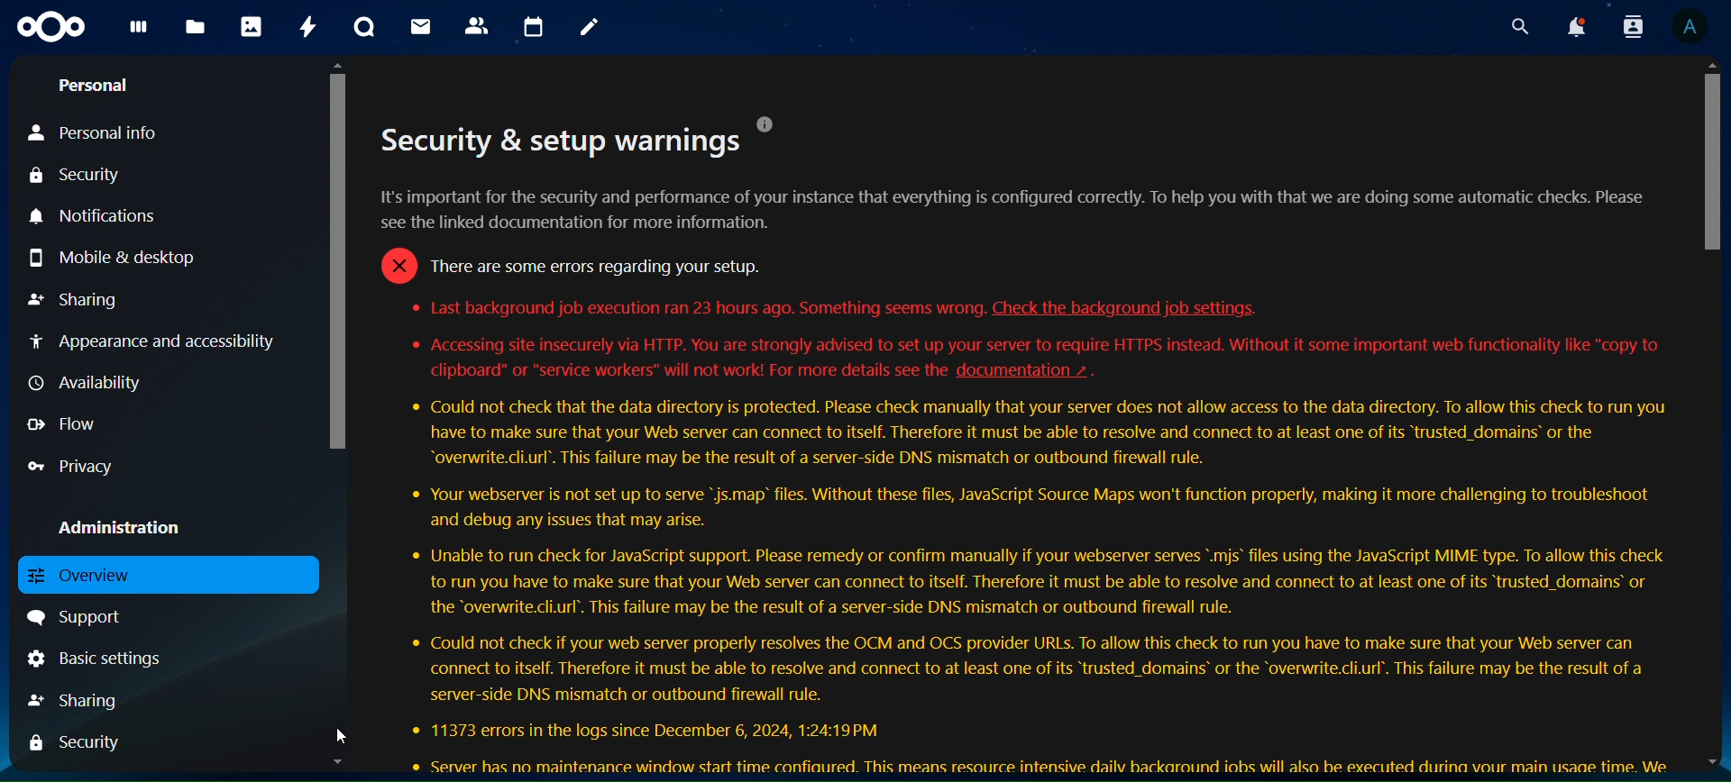 This screenshot has width=1731, height=782. Describe the element at coordinates (63, 423) in the screenshot. I see `flow` at that location.